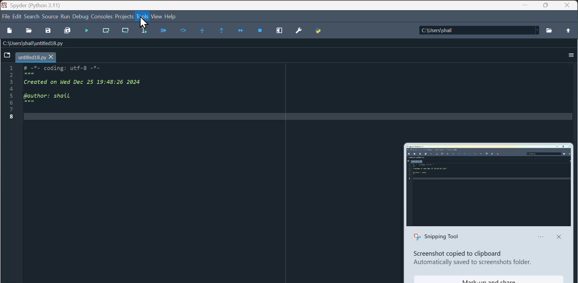 The width and height of the screenshot is (578, 283). What do you see at coordinates (164, 32) in the screenshot?
I see `Debug` at bounding box center [164, 32].